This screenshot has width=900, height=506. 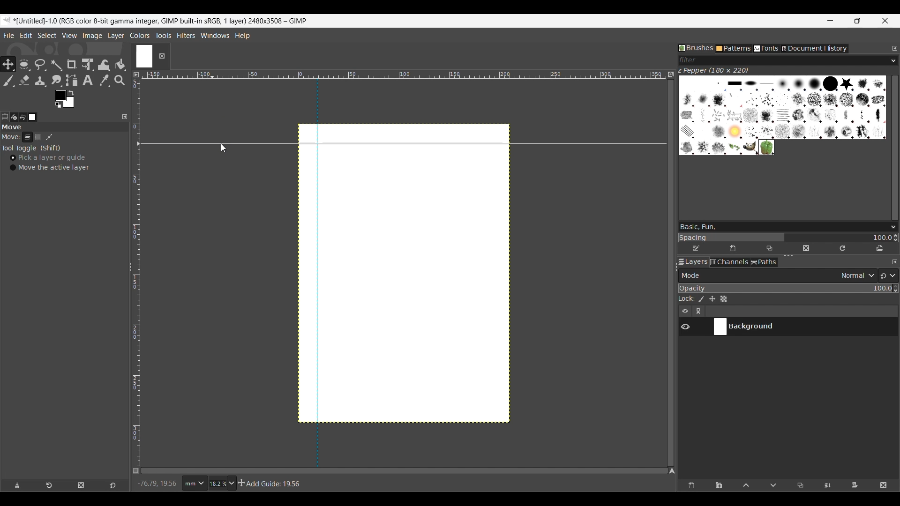 What do you see at coordinates (217, 484) in the screenshot?
I see `Current zoom factor` at bounding box center [217, 484].